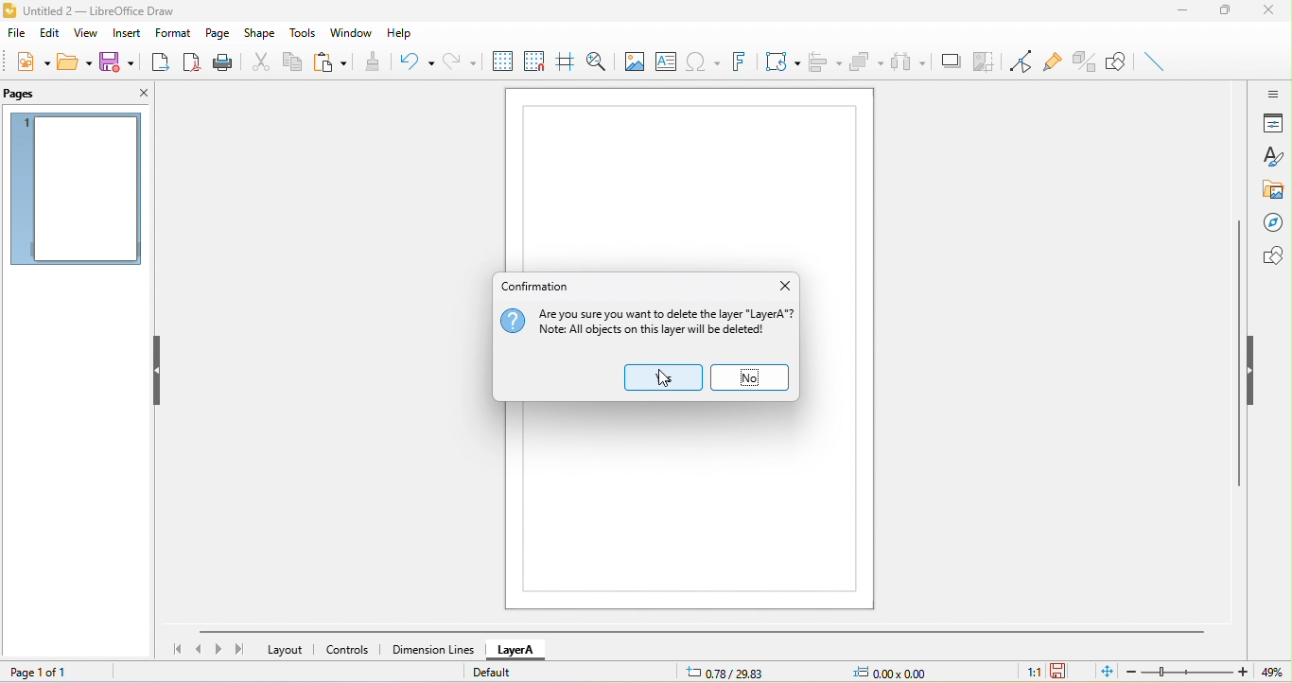 The width and height of the screenshot is (1292, 683). Describe the element at coordinates (526, 650) in the screenshot. I see `layer` at that location.